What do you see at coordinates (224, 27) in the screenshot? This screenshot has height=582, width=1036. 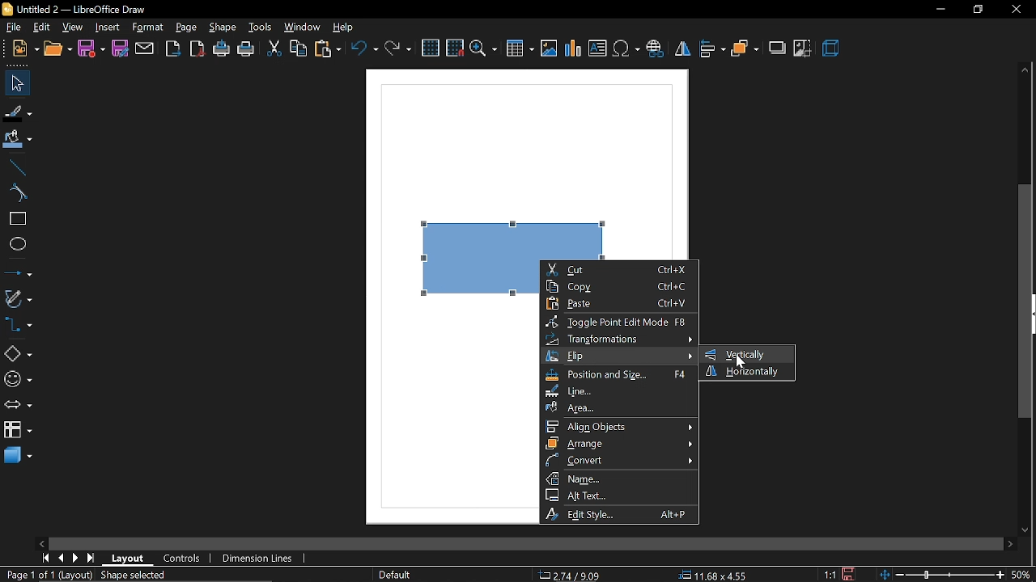 I see `shape` at bounding box center [224, 27].